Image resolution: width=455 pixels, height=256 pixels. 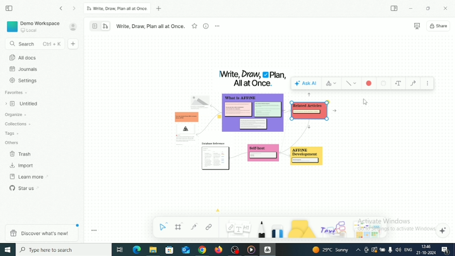 I want to click on File Explorer, so click(x=153, y=250).